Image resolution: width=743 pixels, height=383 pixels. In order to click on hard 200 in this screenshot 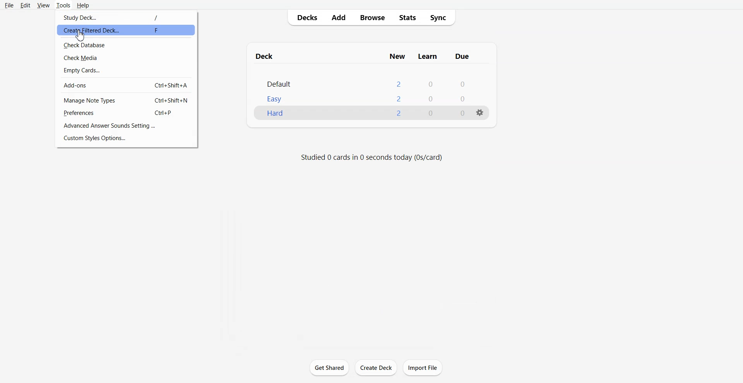, I will do `click(356, 116)`.